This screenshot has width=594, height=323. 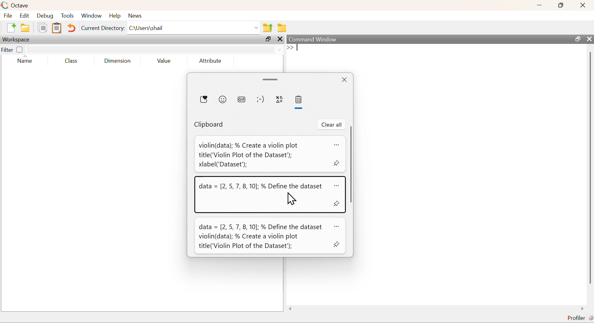 What do you see at coordinates (223, 99) in the screenshot?
I see `Emojis ` at bounding box center [223, 99].